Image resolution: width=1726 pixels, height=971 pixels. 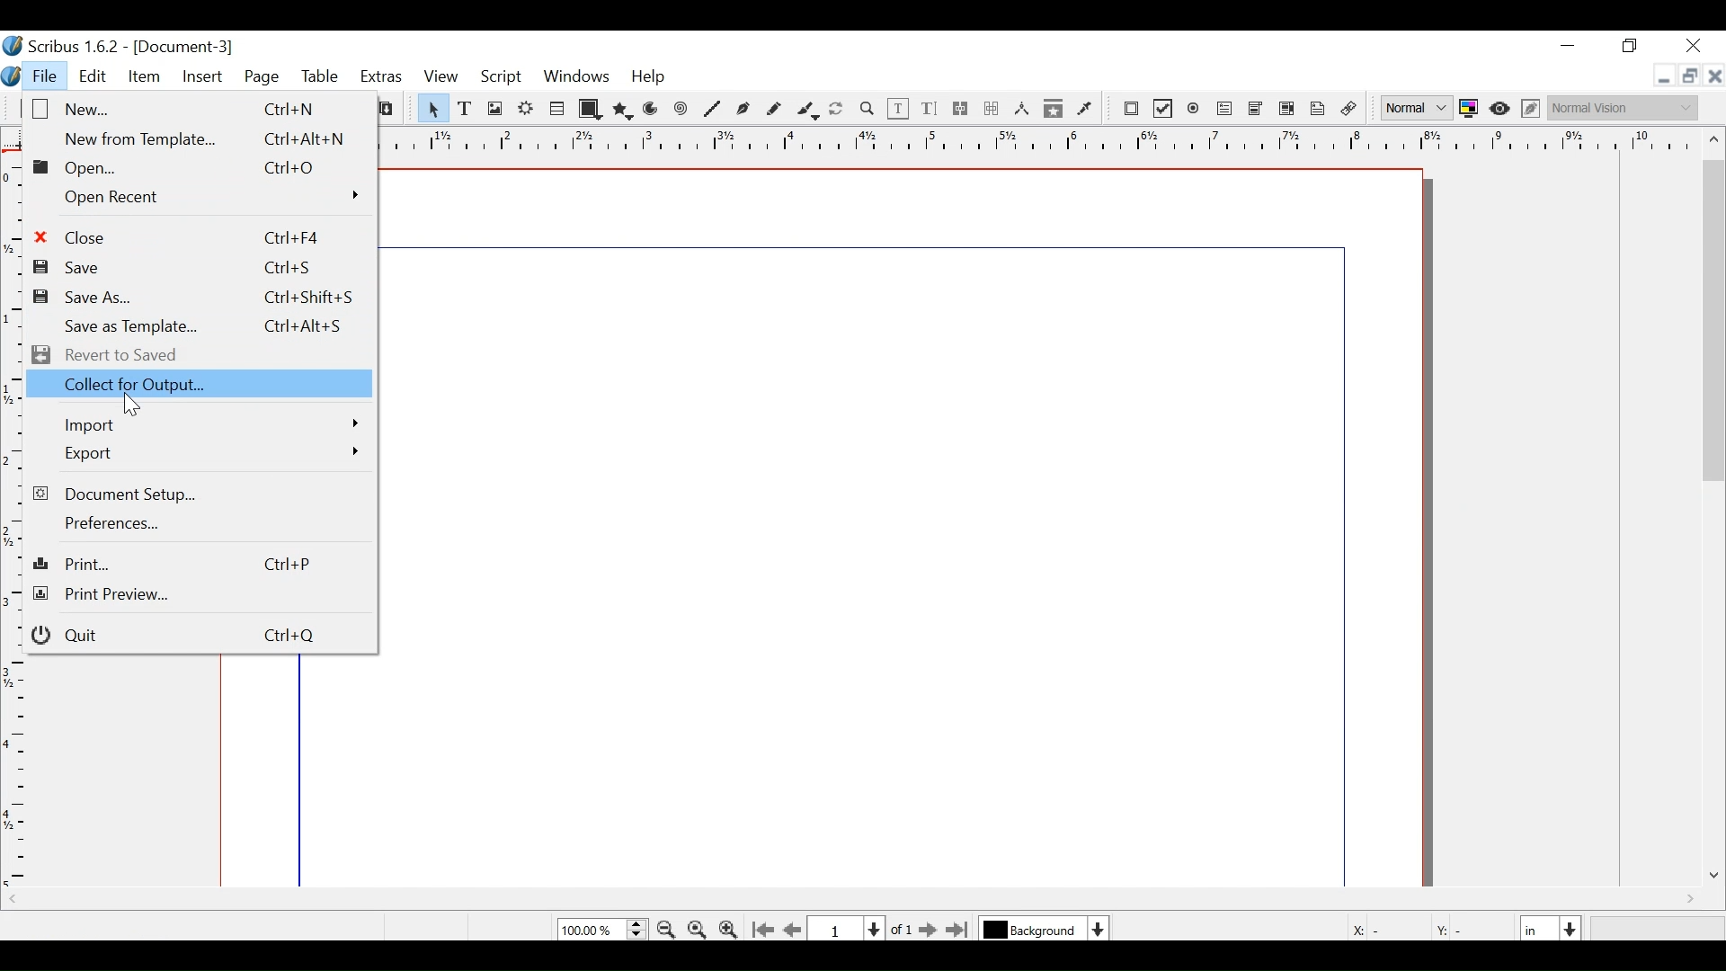 What do you see at coordinates (209, 452) in the screenshot?
I see `Export` at bounding box center [209, 452].